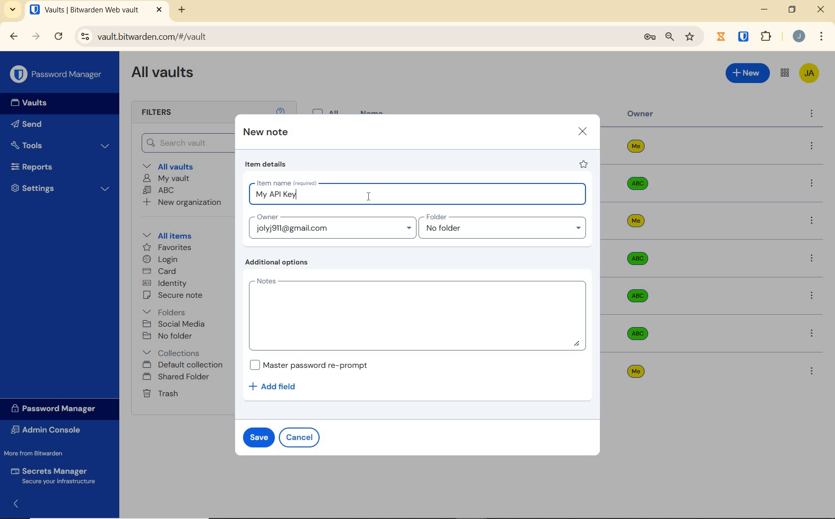 This screenshot has width=835, height=519. I want to click on Search Vault, so click(186, 142).